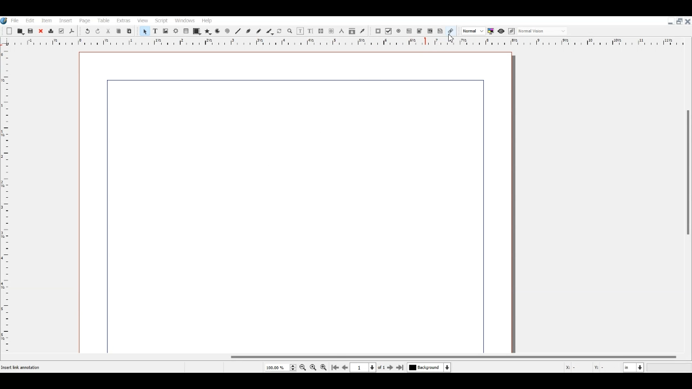  Describe the element at coordinates (85, 21) in the screenshot. I see `Page` at that location.